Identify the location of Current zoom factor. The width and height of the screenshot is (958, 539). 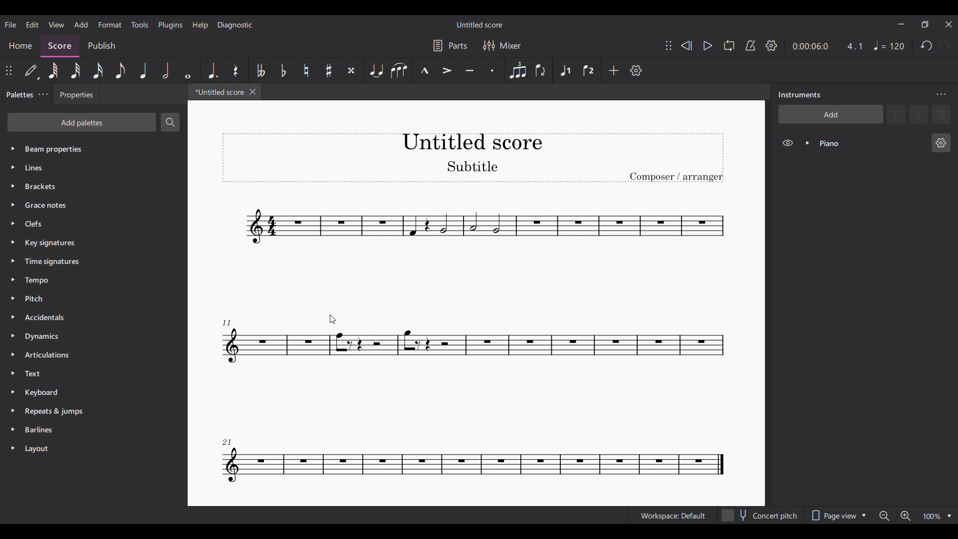
(932, 516).